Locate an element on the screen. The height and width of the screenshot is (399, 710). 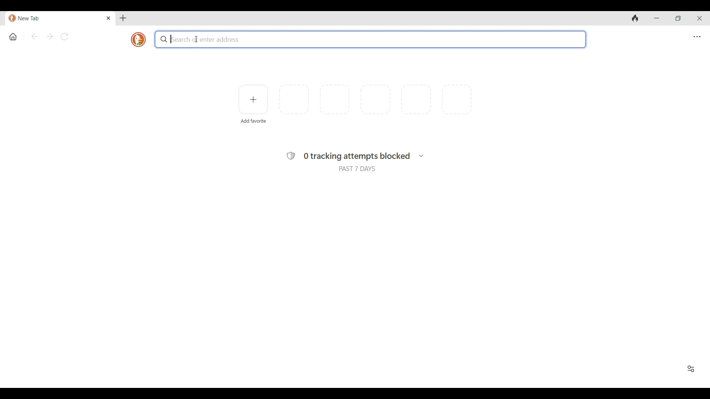
Close interface is located at coordinates (700, 18).